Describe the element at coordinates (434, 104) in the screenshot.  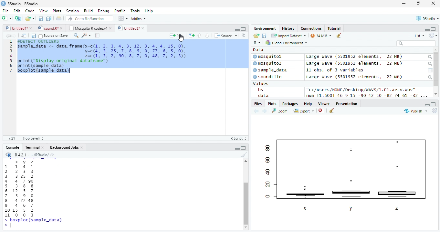
I see `full screen` at that location.